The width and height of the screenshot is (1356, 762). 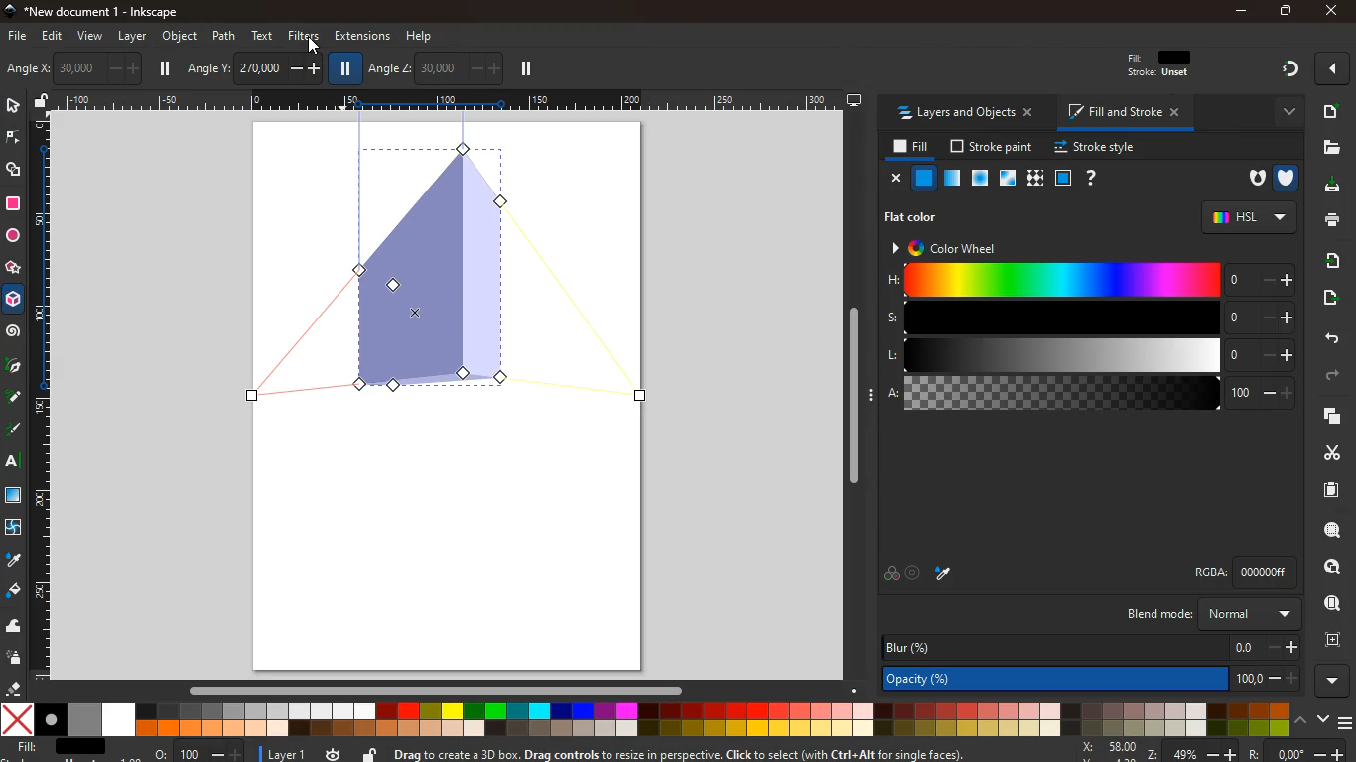 What do you see at coordinates (346, 69) in the screenshot?
I see `pause` at bounding box center [346, 69].